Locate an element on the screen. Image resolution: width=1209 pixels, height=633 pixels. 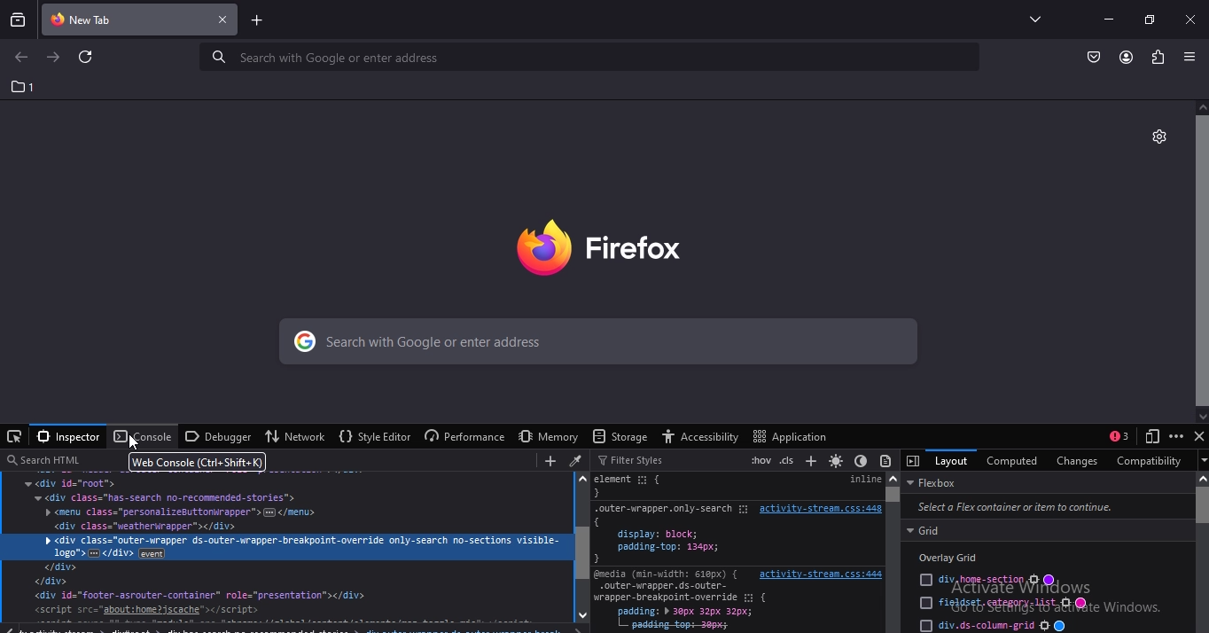
go to previous page is located at coordinates (19, 59).